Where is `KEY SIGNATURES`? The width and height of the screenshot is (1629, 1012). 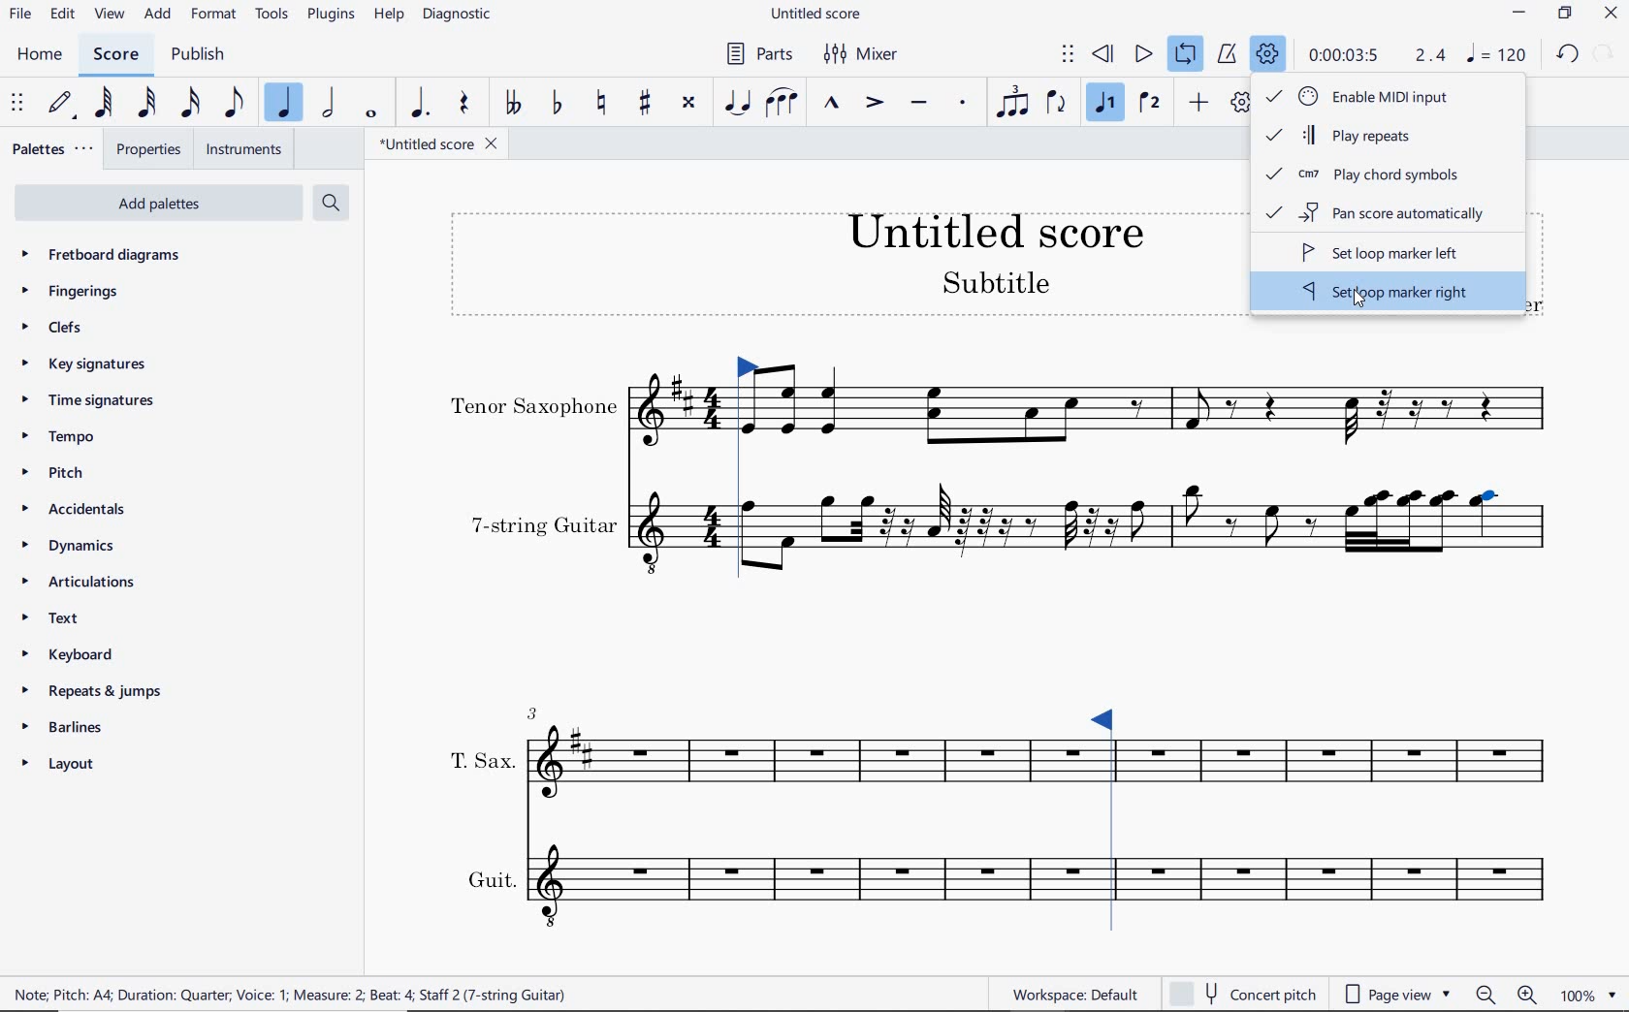
KEY SIGNATURES is located at coordinates (84, 364).